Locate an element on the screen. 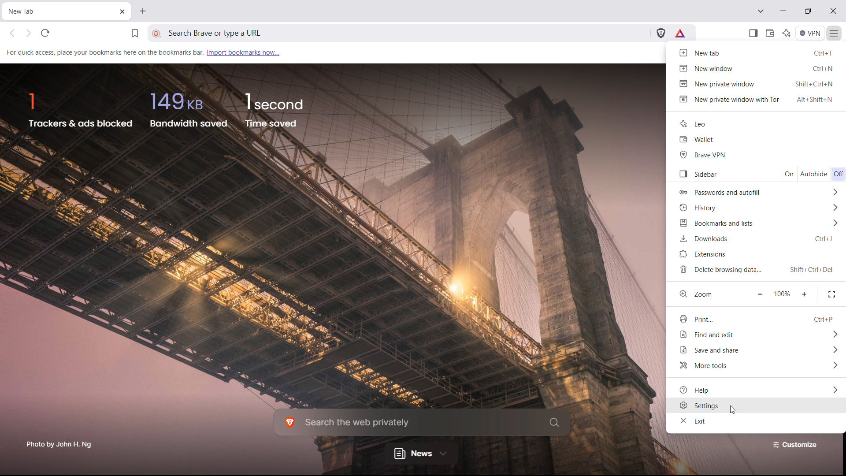 The image size is (846, 476). search in the web privately is located at coordinates (423, 422).